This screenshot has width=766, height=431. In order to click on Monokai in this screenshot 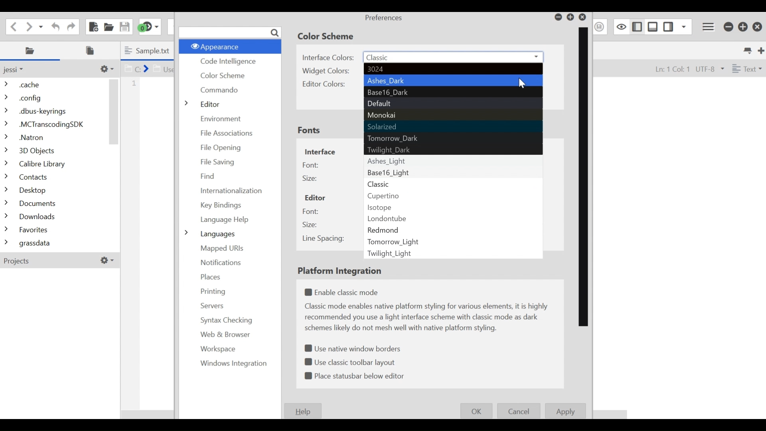, I will do `click(454, 115)`.